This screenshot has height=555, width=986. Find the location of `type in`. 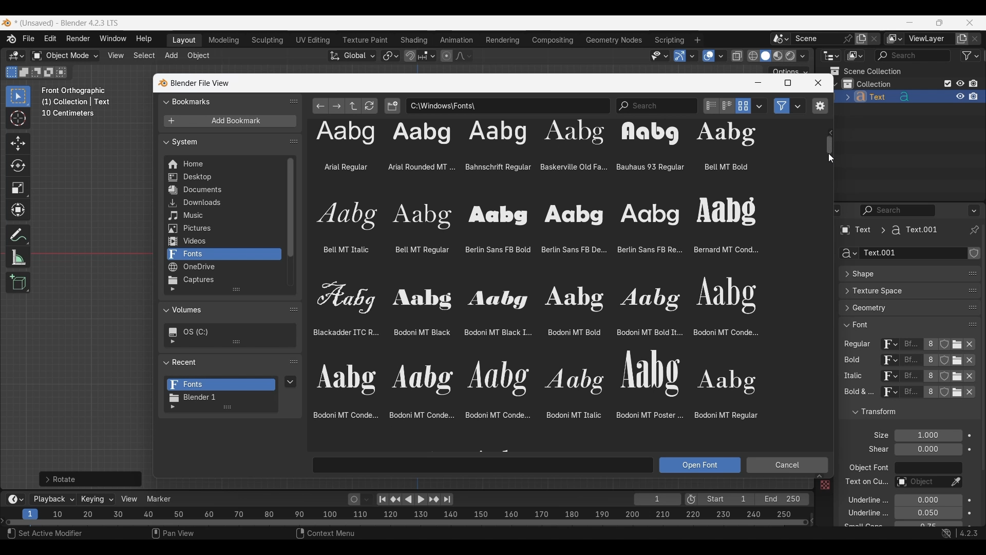

type in is located at coordinates (484, 465).